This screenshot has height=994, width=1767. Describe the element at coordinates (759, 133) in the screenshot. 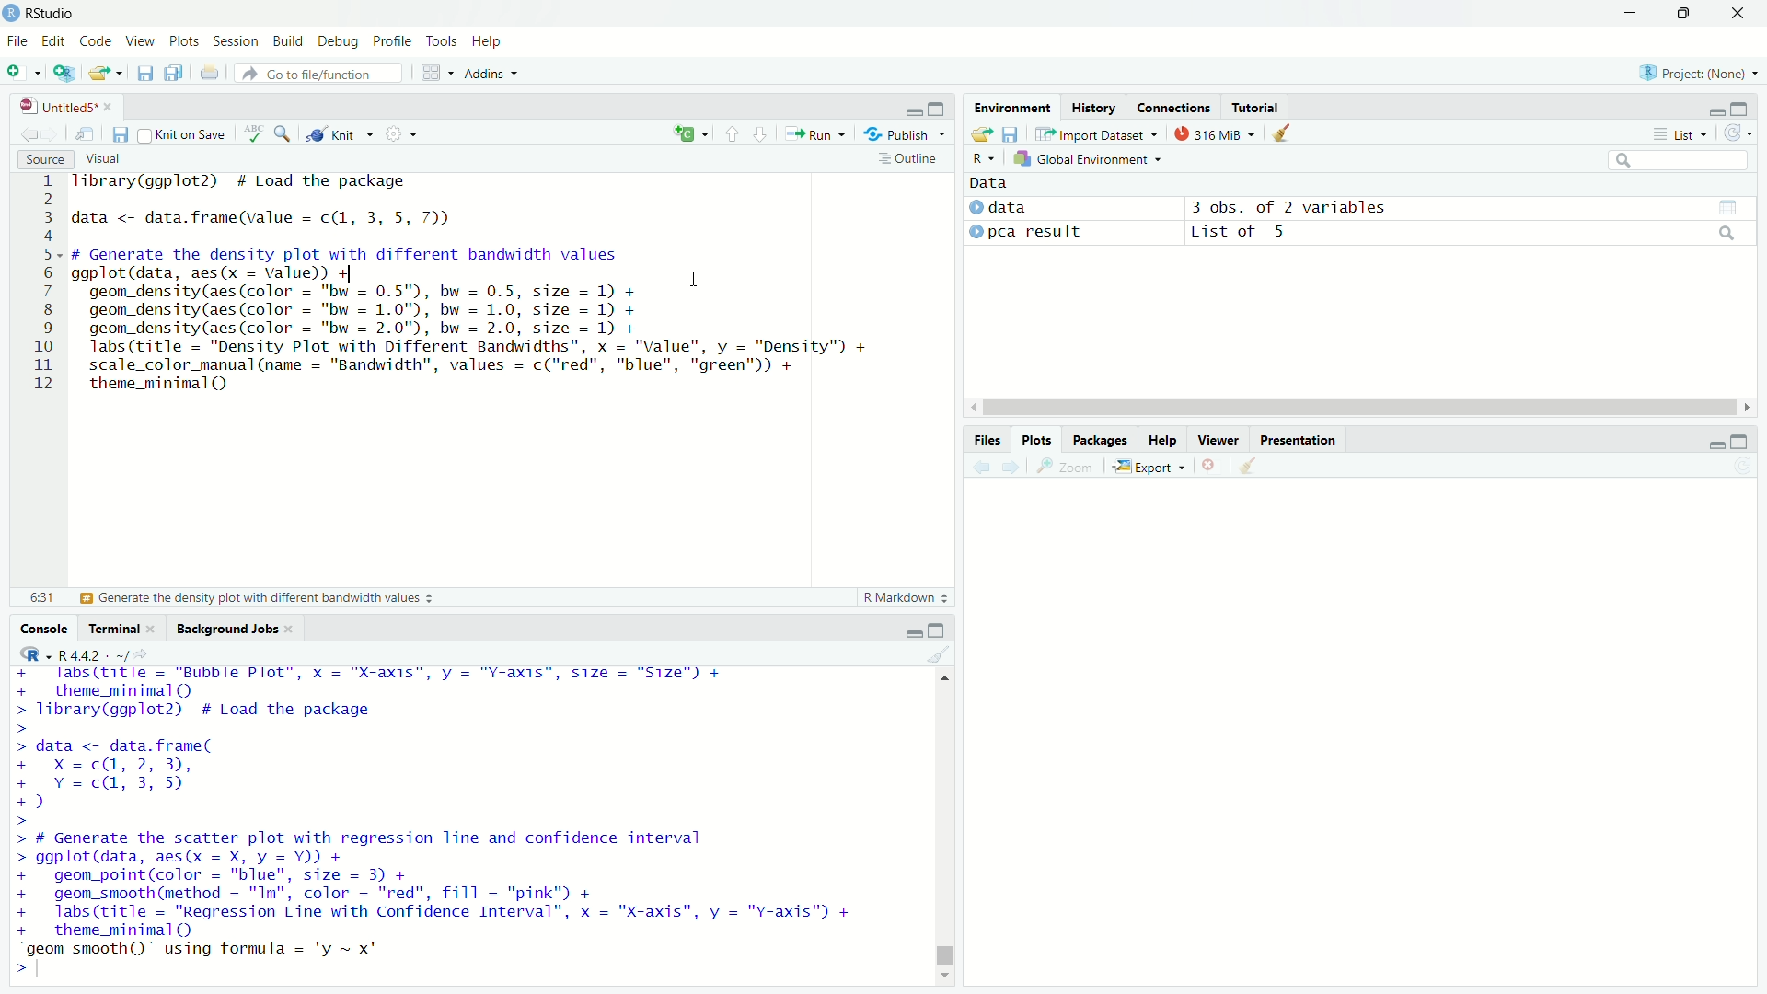

I see `Go to next section/chunk` at that location.